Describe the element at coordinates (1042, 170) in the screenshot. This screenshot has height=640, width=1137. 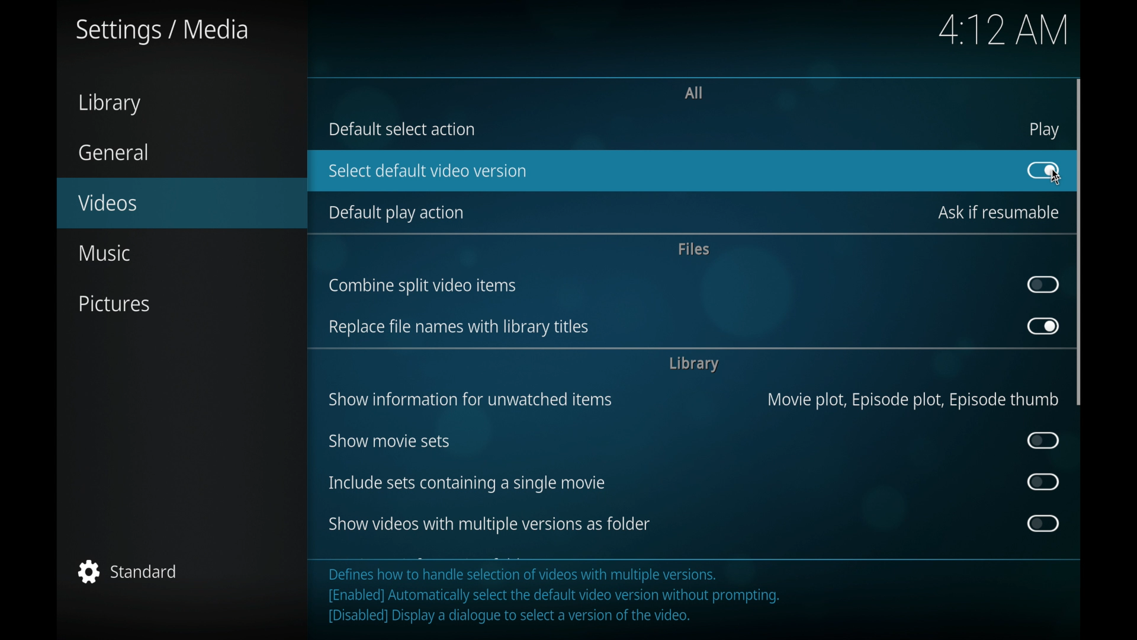
I see `toggle button` at that location.